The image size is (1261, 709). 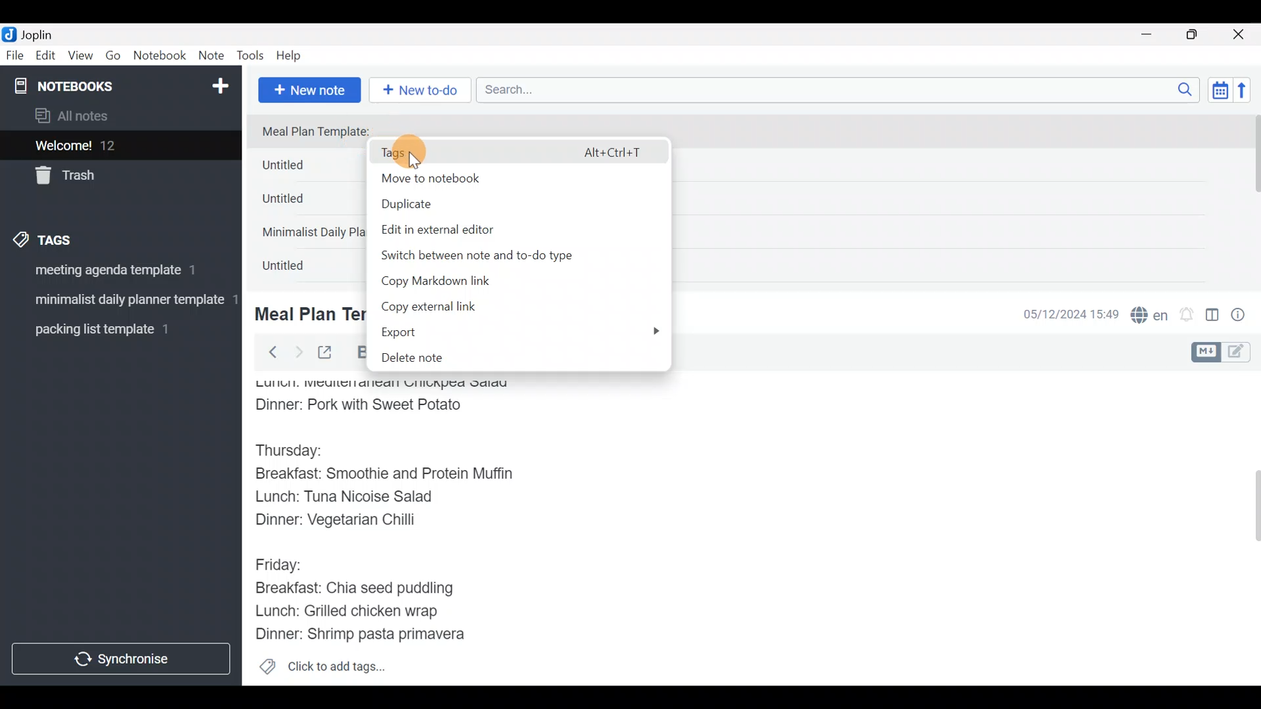 I want to click on Breakfast: Chia seed puddling, so click(x=361, y=588).